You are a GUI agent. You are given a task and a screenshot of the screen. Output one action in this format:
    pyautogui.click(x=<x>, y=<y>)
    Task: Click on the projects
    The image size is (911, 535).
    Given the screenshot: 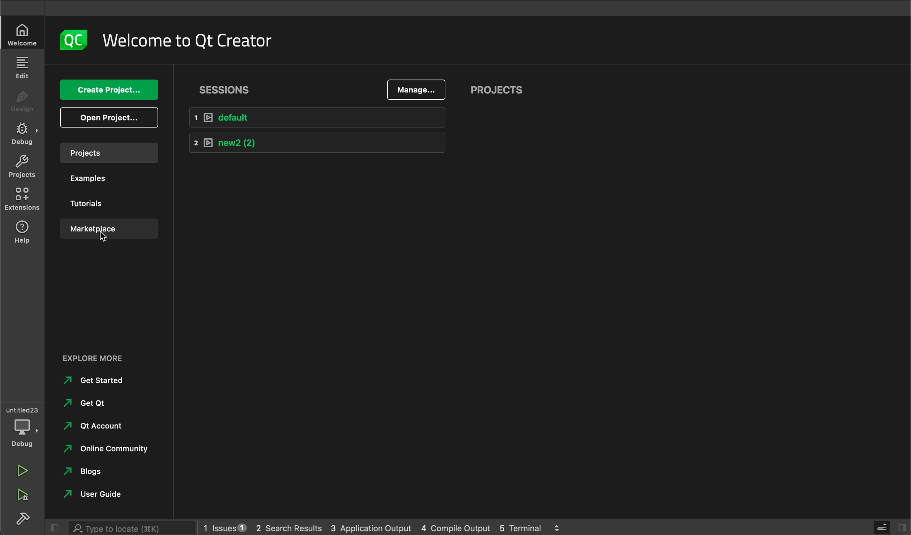 What is the action you would take?
    pyautogui.click(x=497, y=90)
    